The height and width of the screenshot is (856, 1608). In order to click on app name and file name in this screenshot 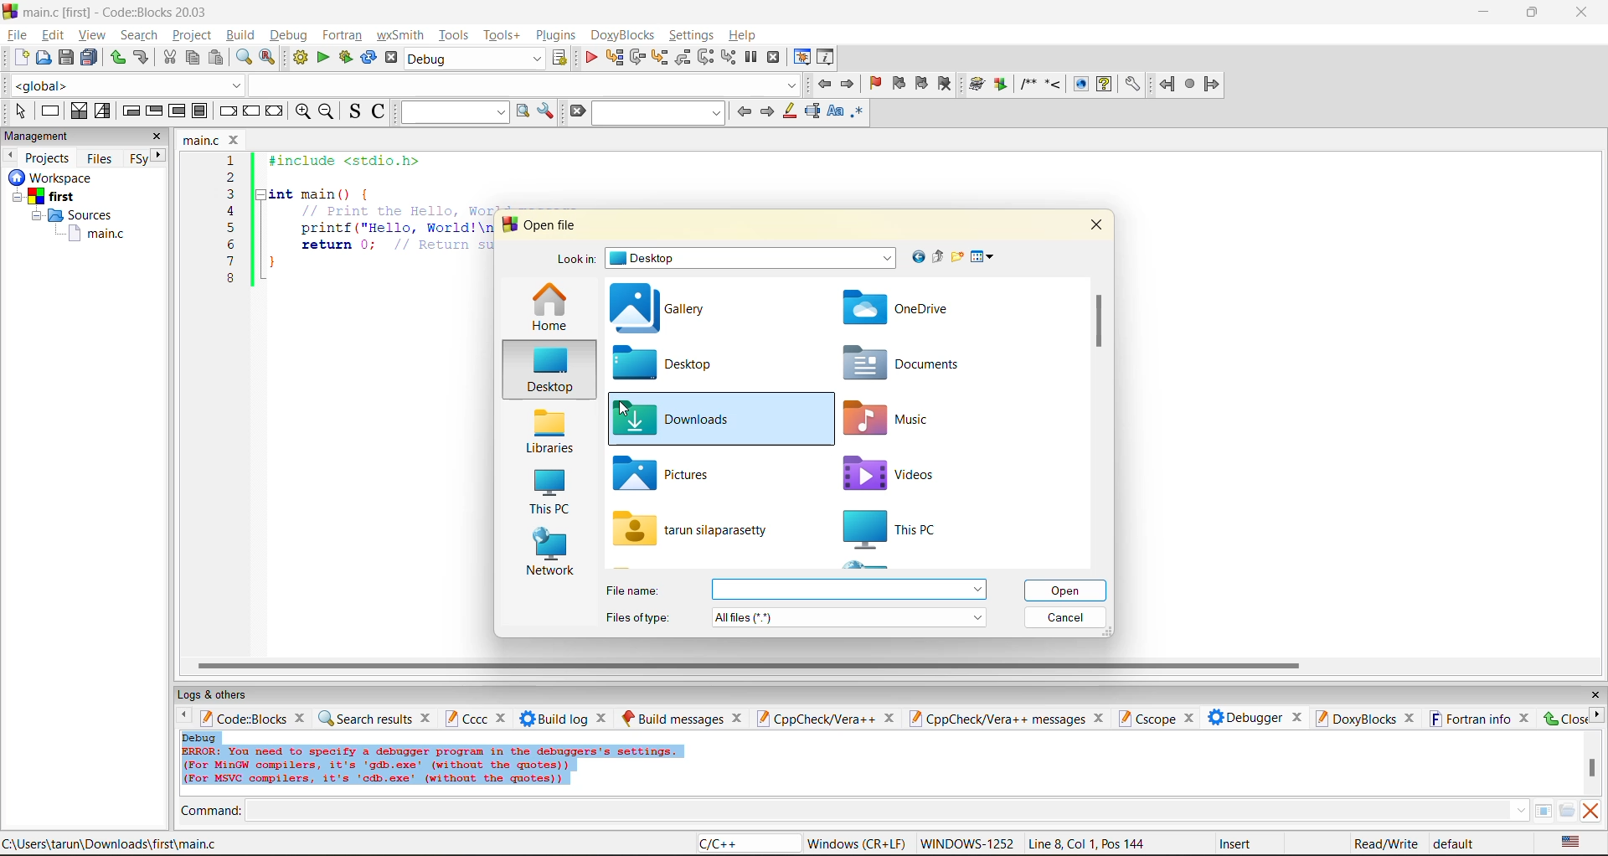, I will do `click(119, 11)`.